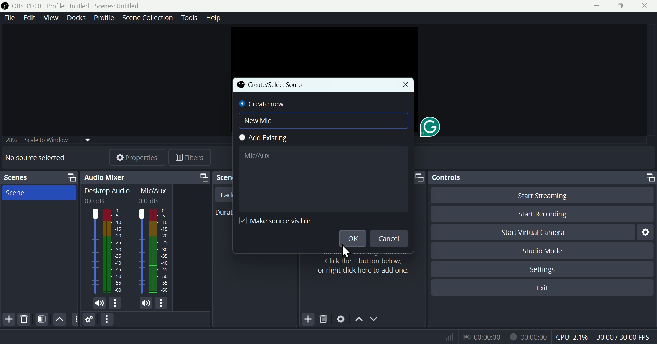 This screenshot has height=344, width=657. I want to click on Exit, so click(546, 288).